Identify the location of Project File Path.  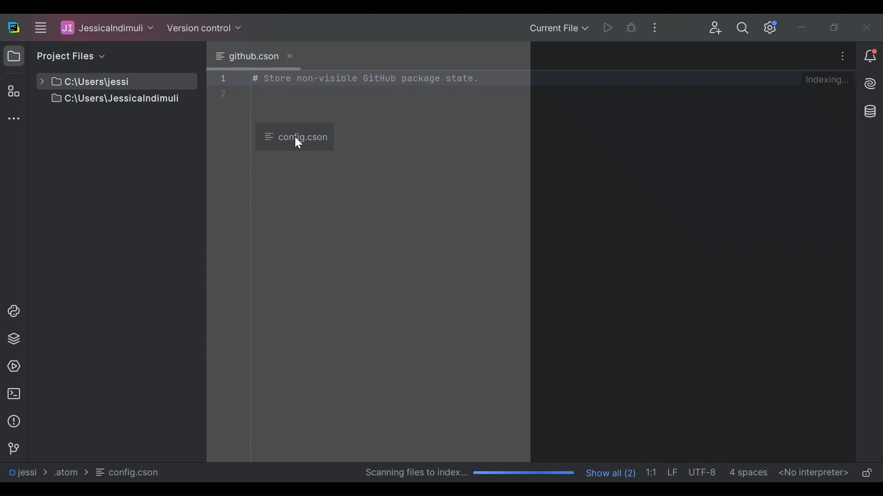
(28, 472).